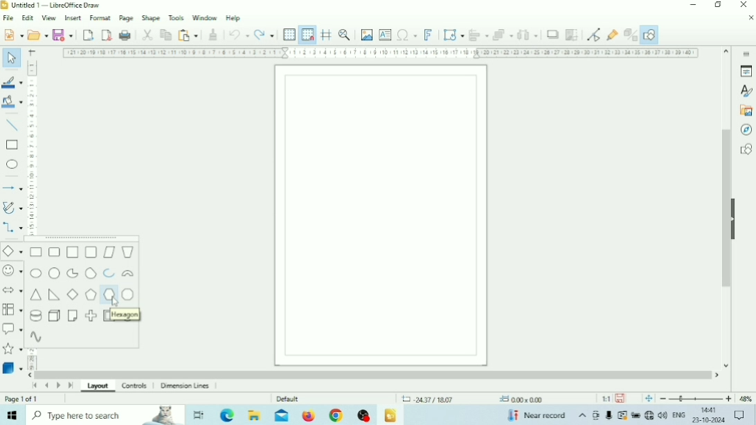  What do you see at coordinates (205, 17) in the screenshot?
I see `Window` at bounding box center [205, 17].